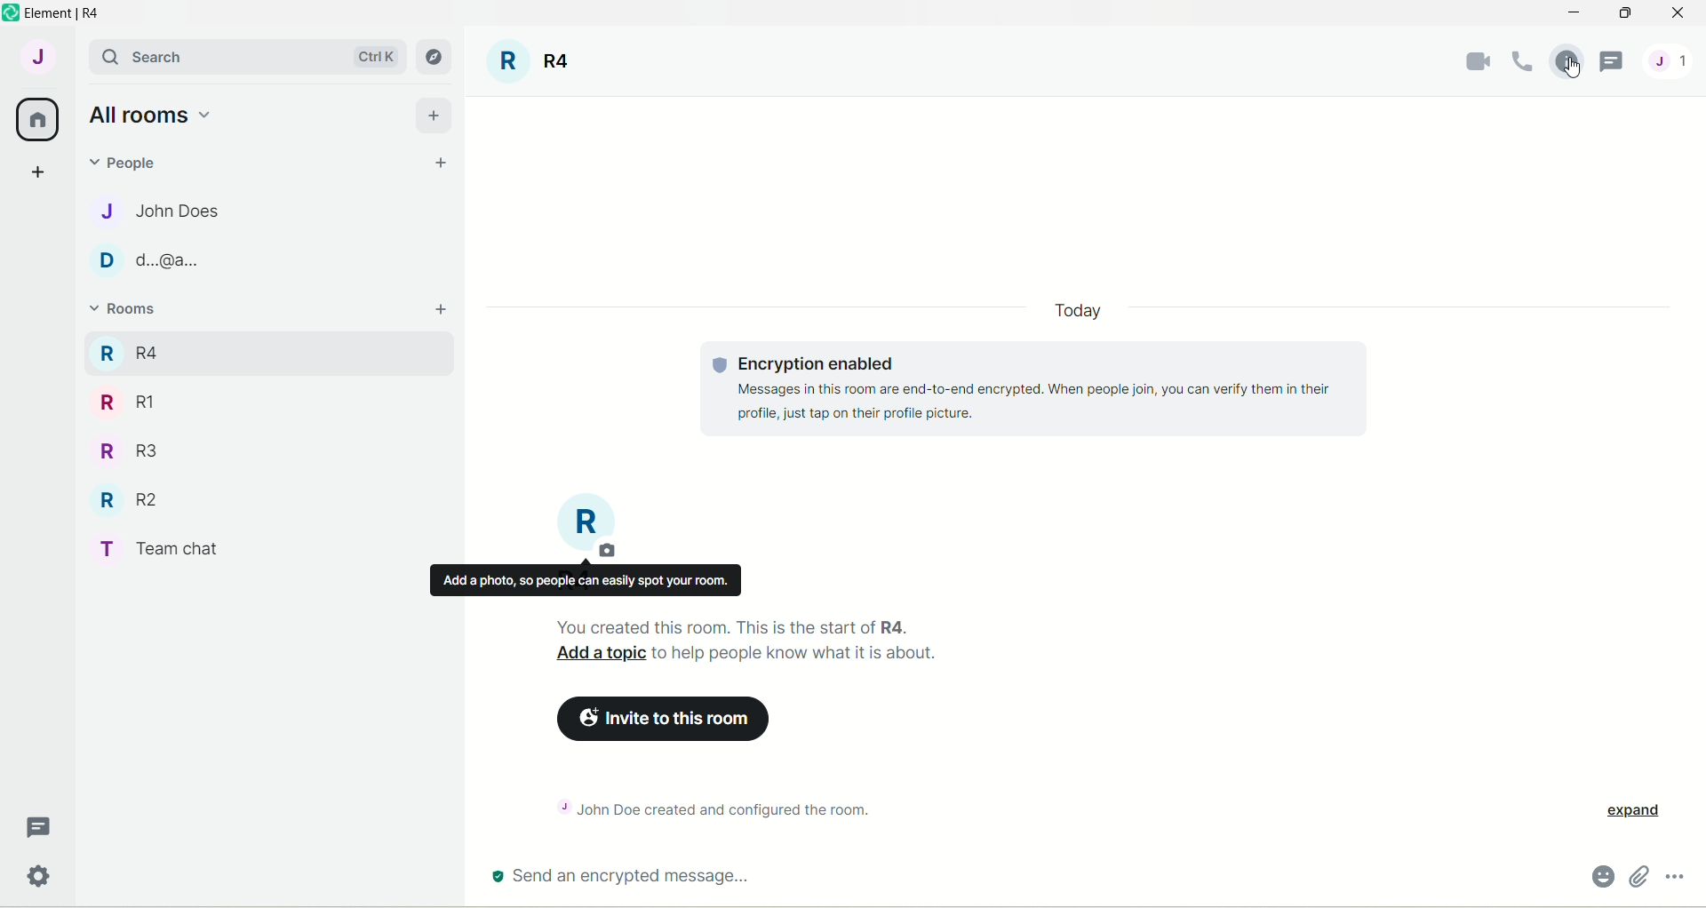 This screenshot has width=1706, height=908. I want to click on threads, so click(40, 828).